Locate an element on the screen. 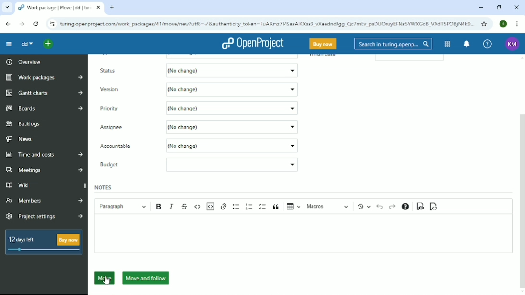 This screenshot has width=525, height=295. Strikethrough is located at coordinates (185, 207).